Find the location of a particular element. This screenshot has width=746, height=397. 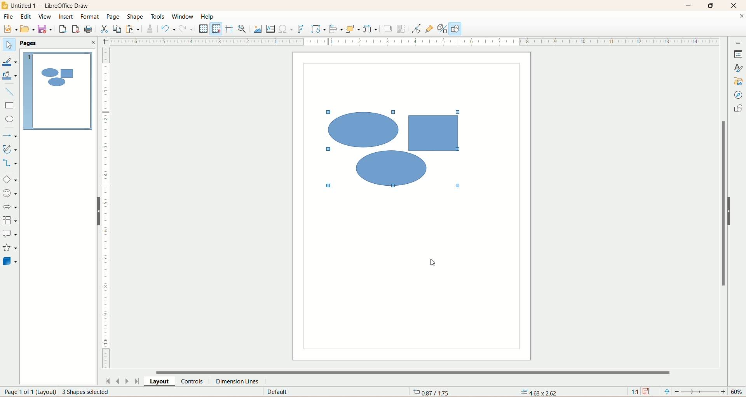

select atleast three object to distribute is located at coordinates (370, 29).